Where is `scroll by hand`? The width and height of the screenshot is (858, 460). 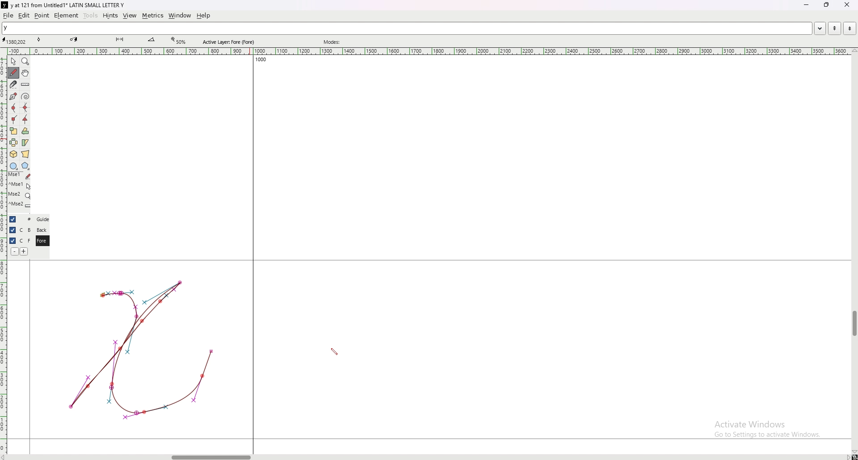
scroll by hand is located at coordinates (25, 73).